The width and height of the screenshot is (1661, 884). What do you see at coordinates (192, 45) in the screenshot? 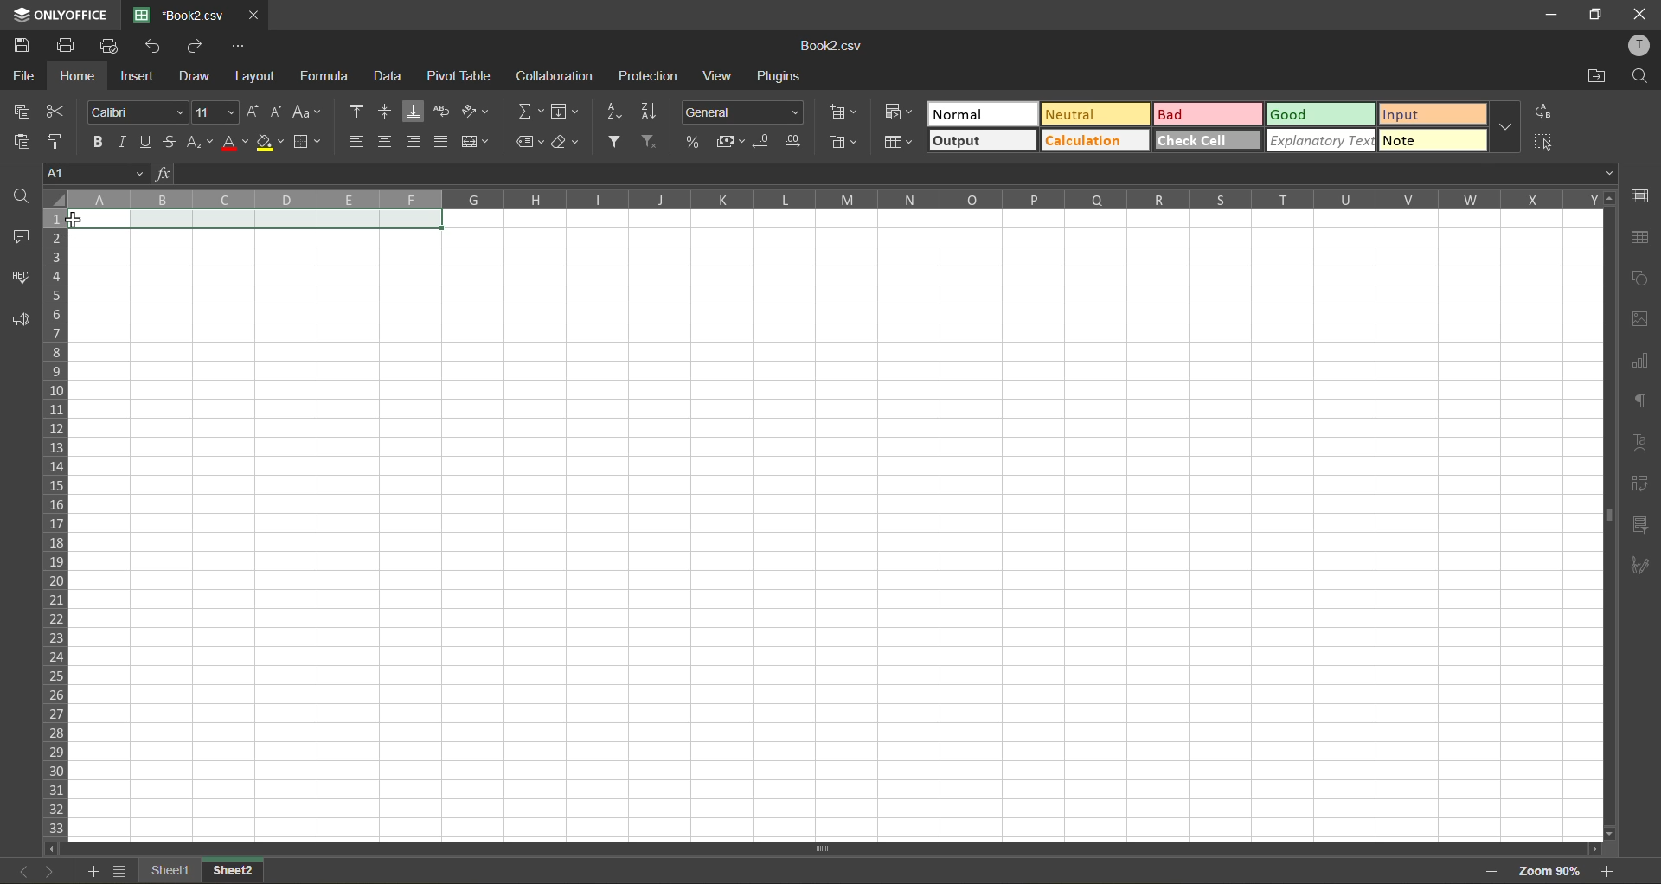
I see `redo` at bounding box center [192, 45].